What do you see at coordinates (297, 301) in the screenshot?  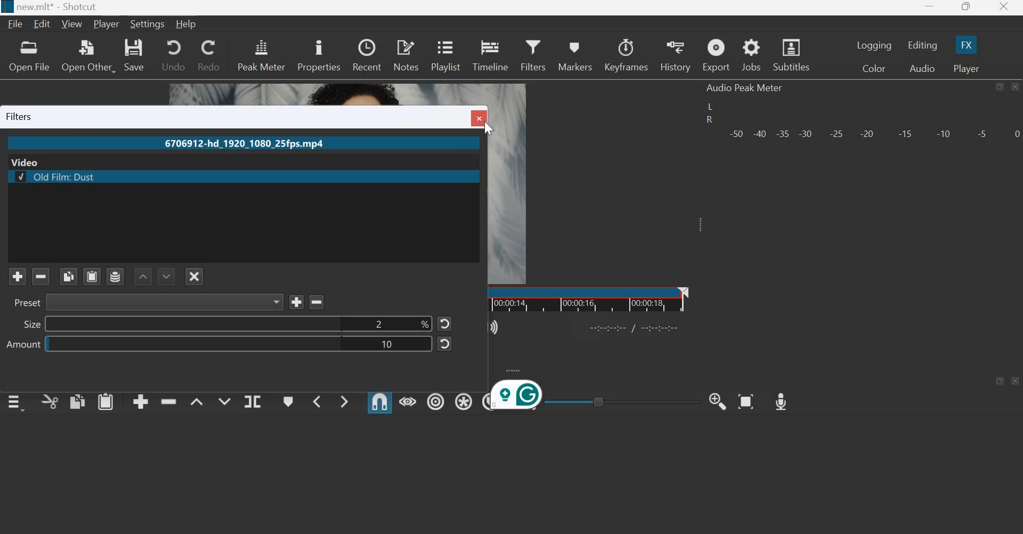 I see `` at bounding box center [297, 301].